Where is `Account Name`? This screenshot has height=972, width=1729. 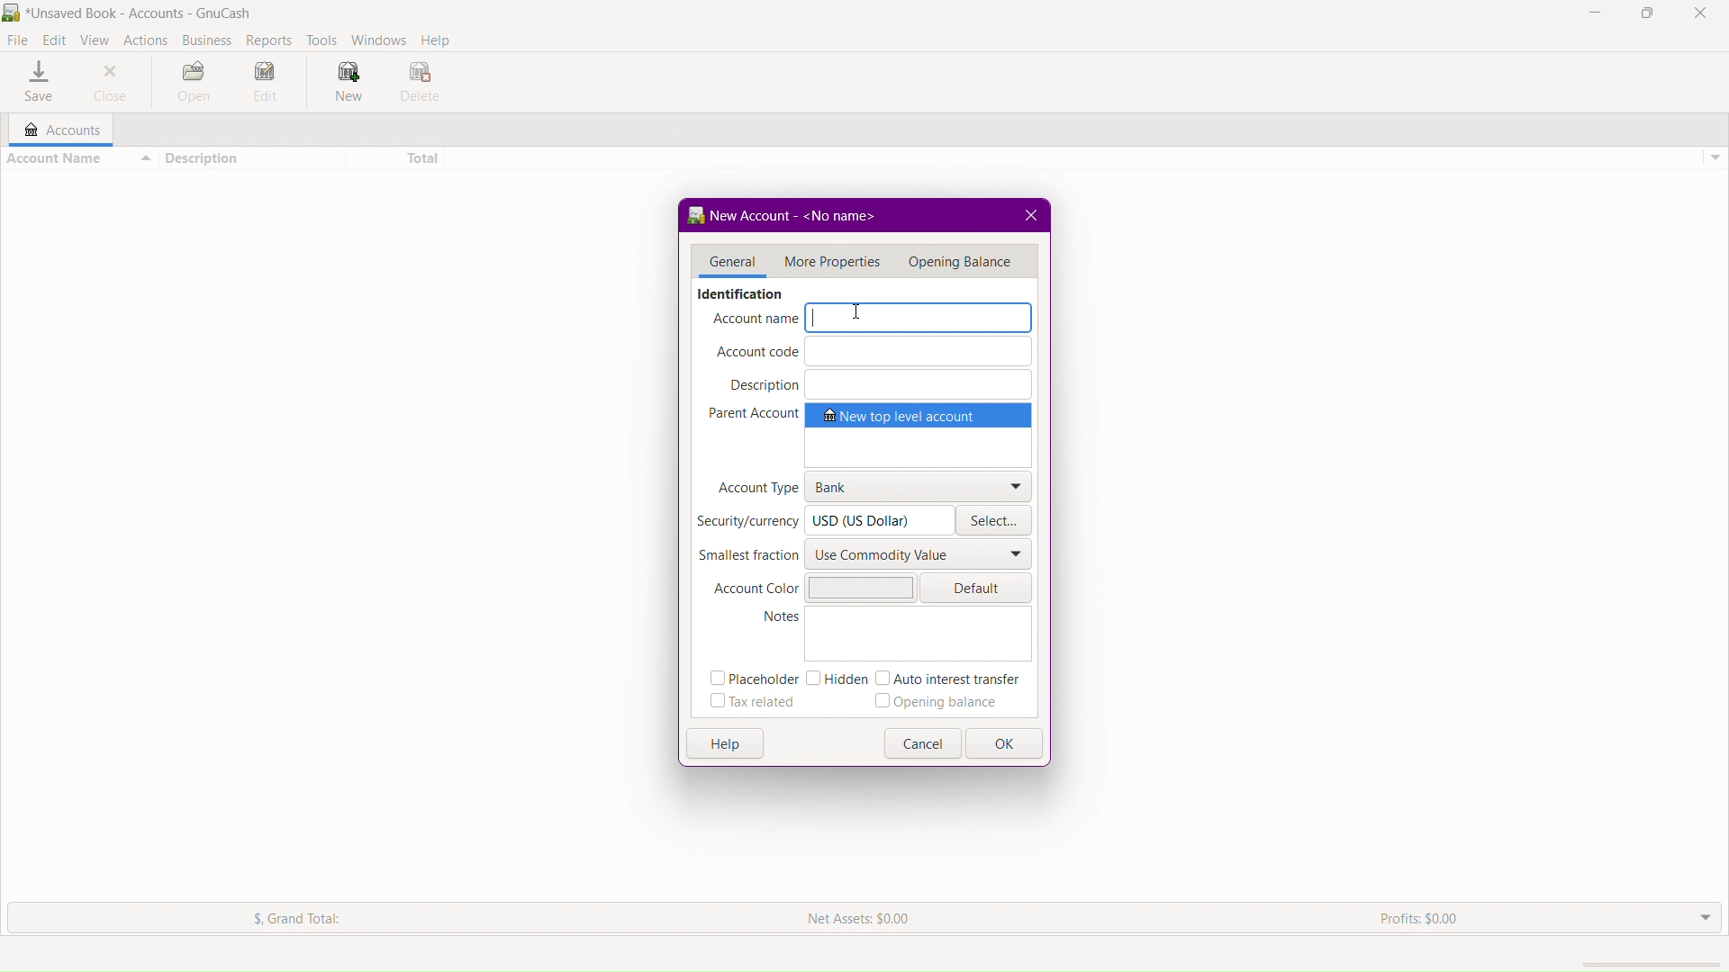
Account Name is located at coordinates (873, 319).